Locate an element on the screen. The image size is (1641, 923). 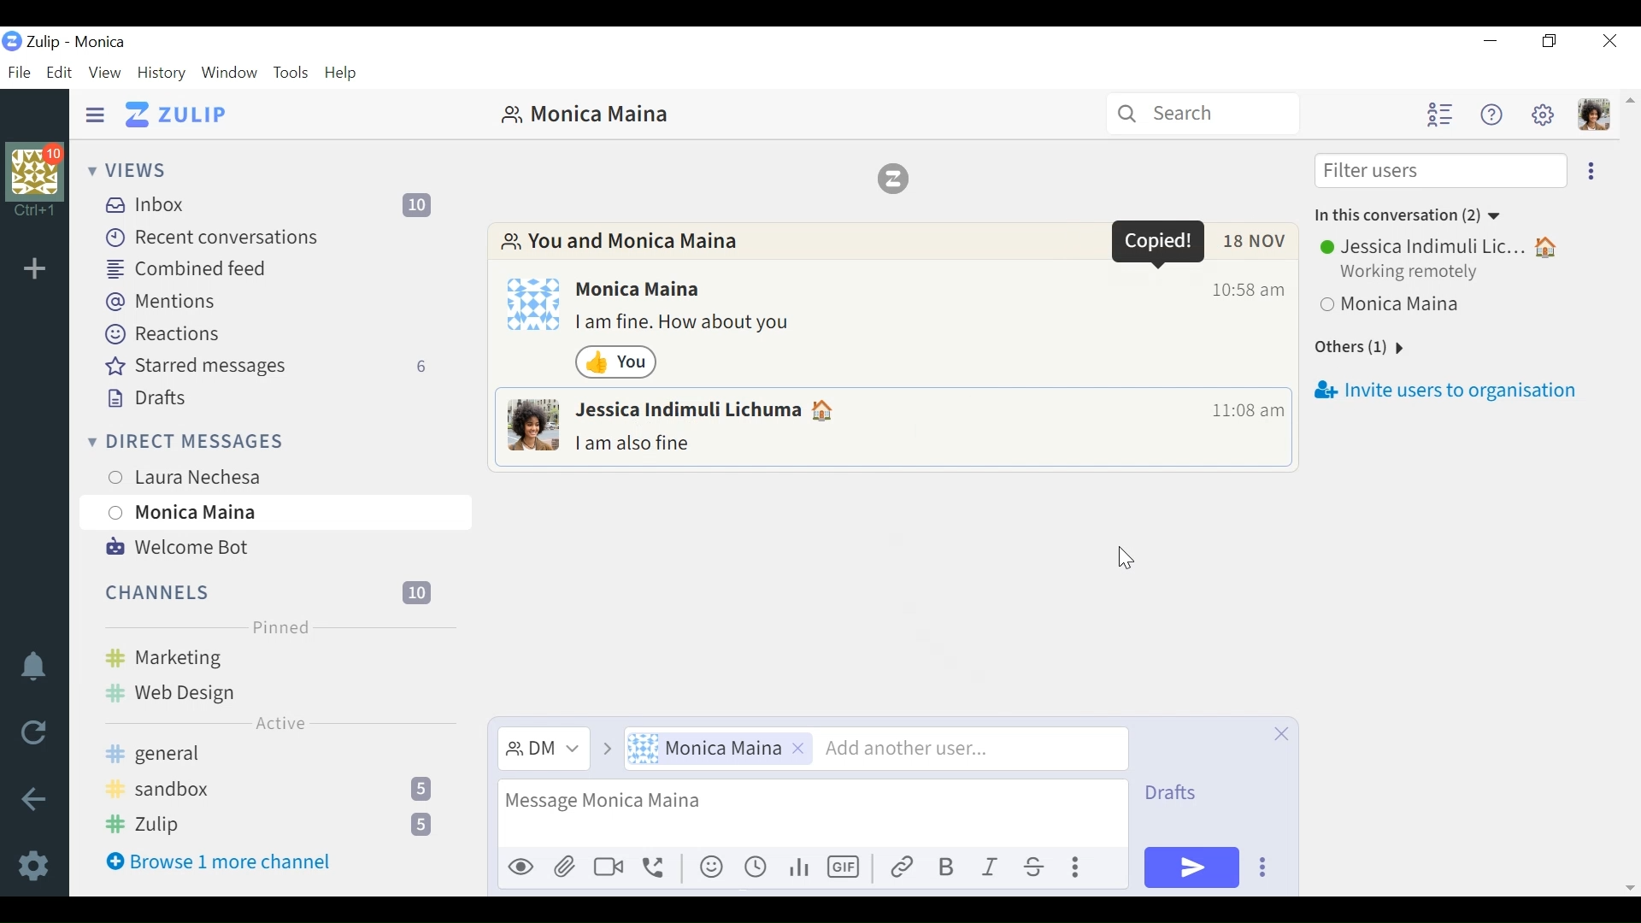
send is located at coordinates (1192, 868).